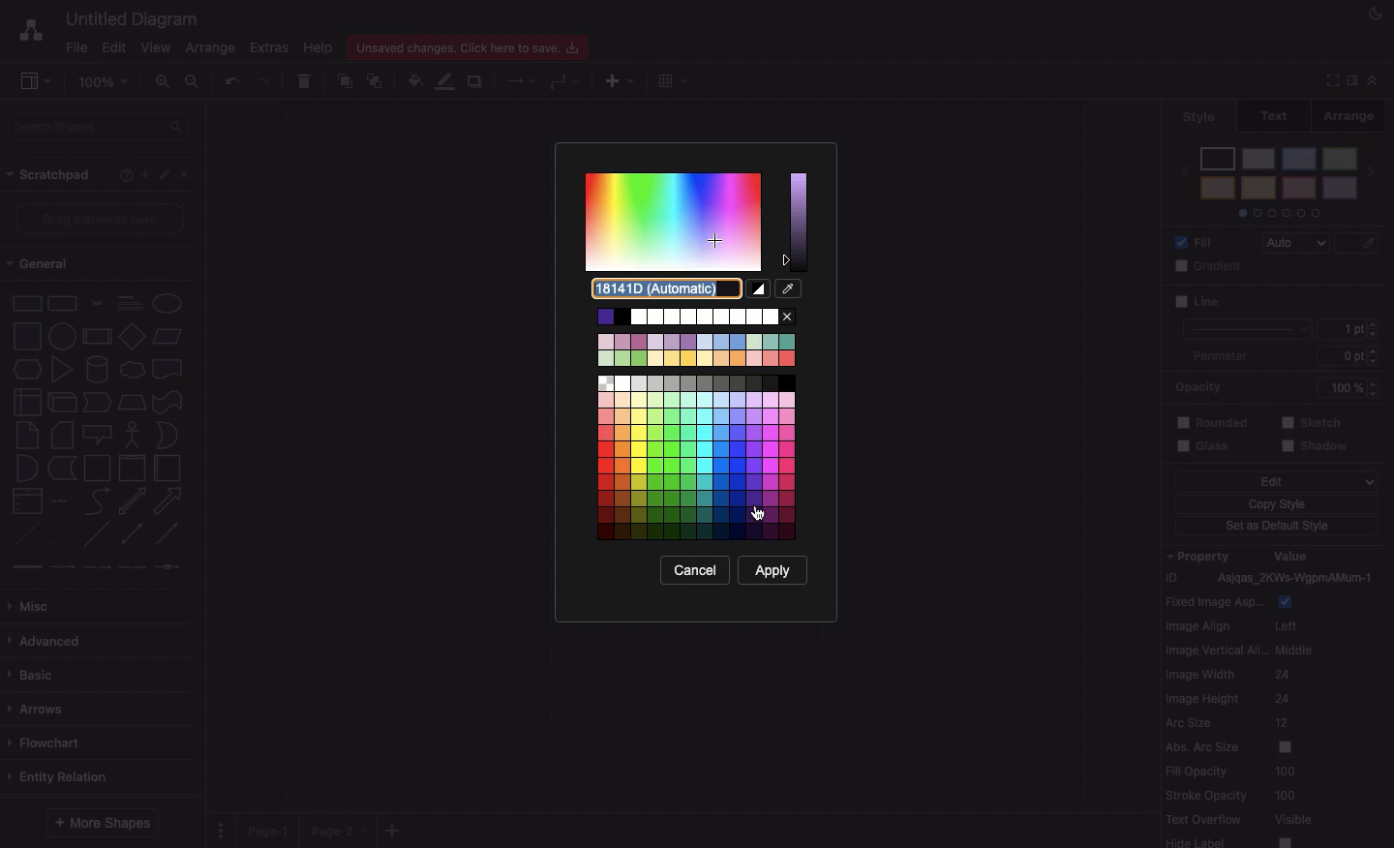  Describe the element at coordinates (41, 707) in the screenshot. I see `Arrows` at that location.